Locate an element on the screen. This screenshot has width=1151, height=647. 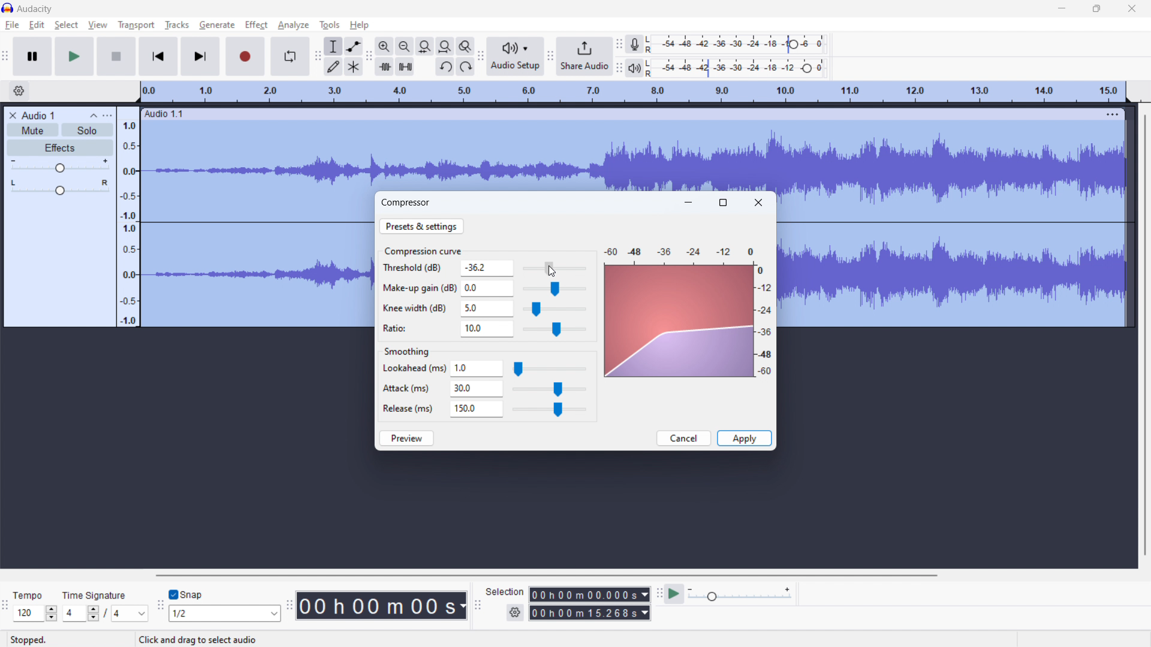
record is located at coordinates (246, 56).